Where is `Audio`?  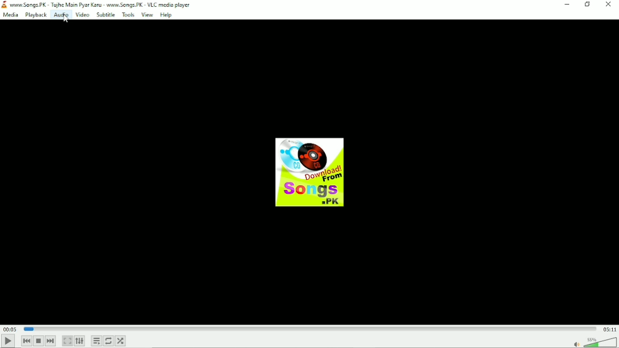
Audio is located at coordinates (61, 15).